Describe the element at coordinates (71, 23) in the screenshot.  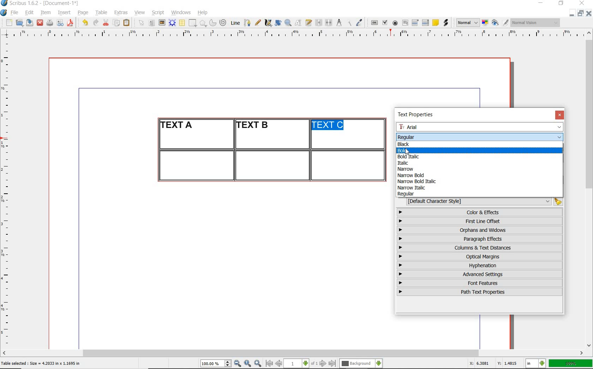
I see `save as pdf` at that location.